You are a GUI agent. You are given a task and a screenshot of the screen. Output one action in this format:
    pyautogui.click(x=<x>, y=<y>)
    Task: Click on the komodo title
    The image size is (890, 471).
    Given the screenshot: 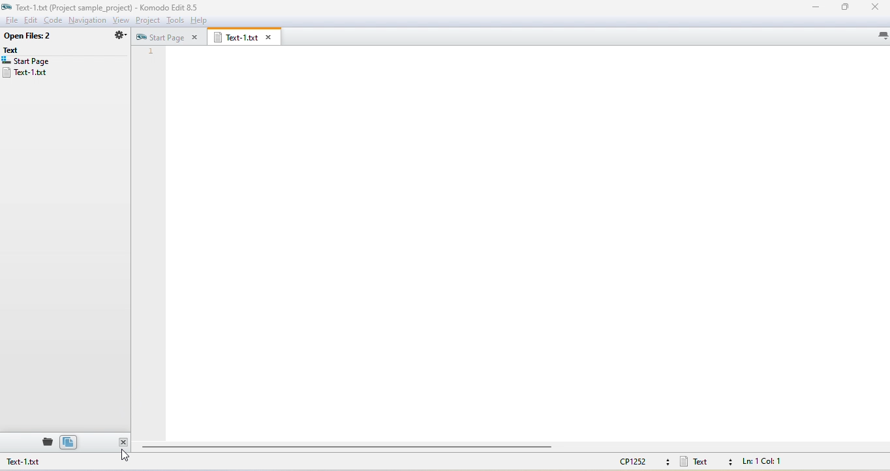 What is the action you would take?
    pyautogui.click(x=176, y=7)
    